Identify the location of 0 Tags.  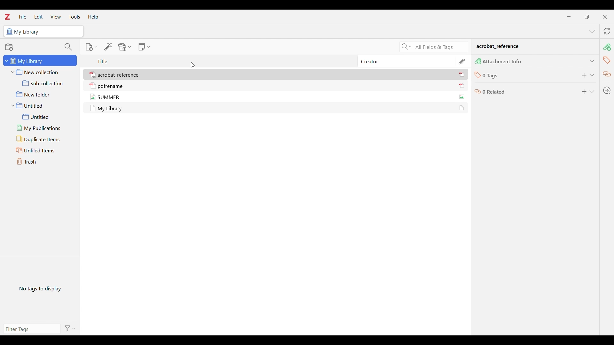
(491, 76).